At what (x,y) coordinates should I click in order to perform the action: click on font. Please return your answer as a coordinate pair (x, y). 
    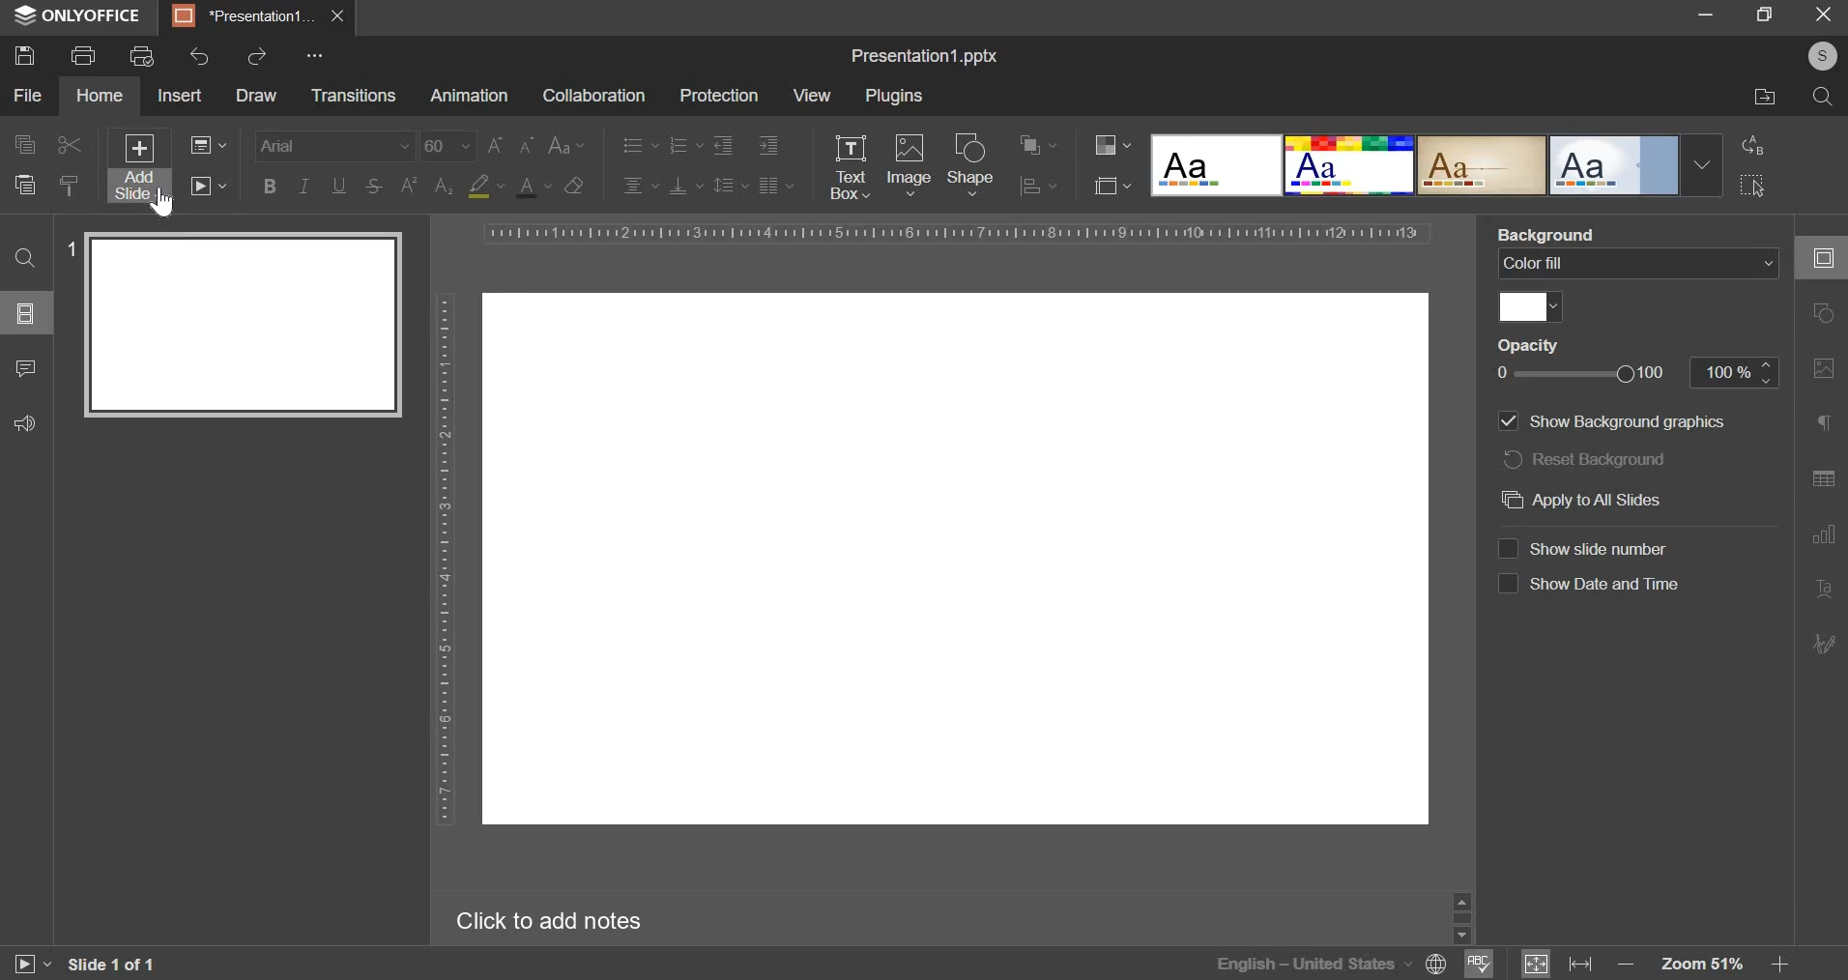
    Looking at the image, I should click on (336, 144).